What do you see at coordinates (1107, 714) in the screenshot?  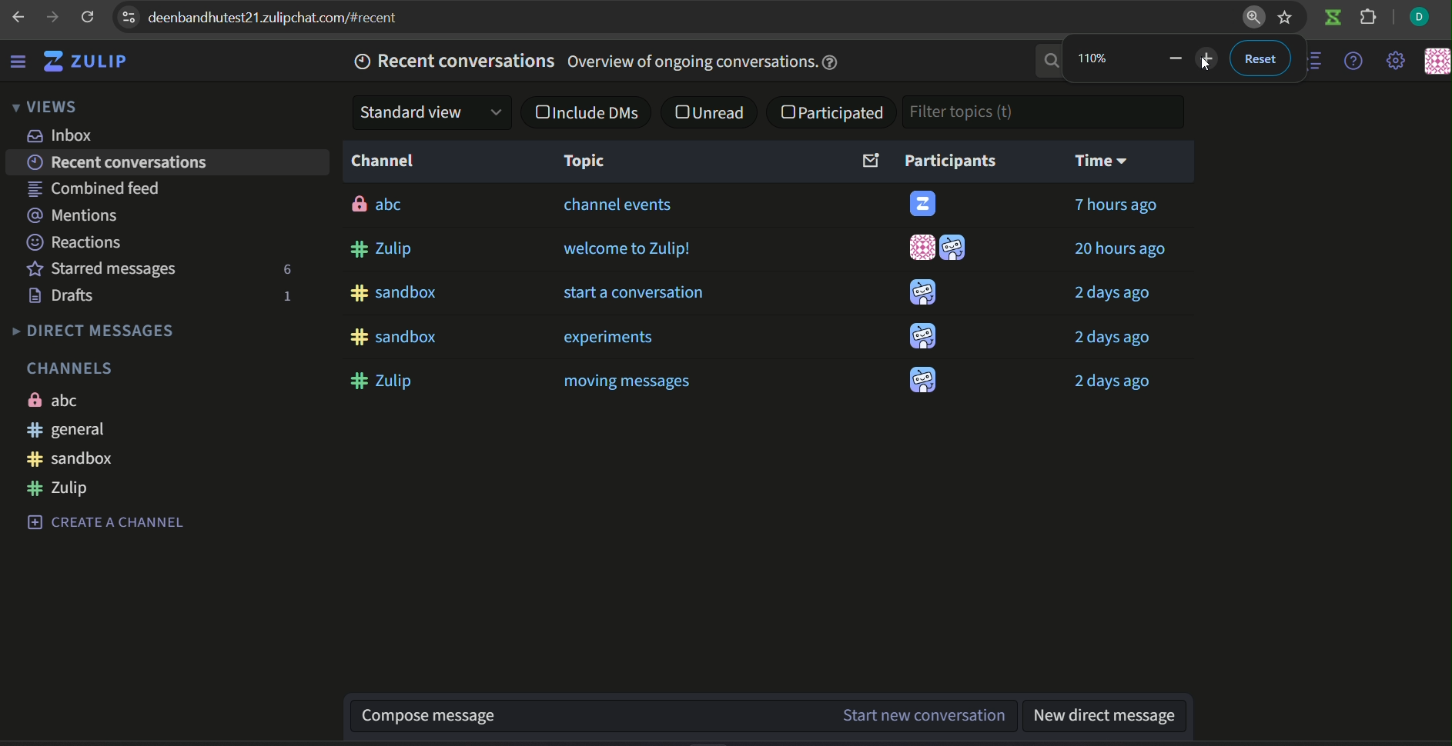 I see `new direct message` at bounding box center [1107, 714].